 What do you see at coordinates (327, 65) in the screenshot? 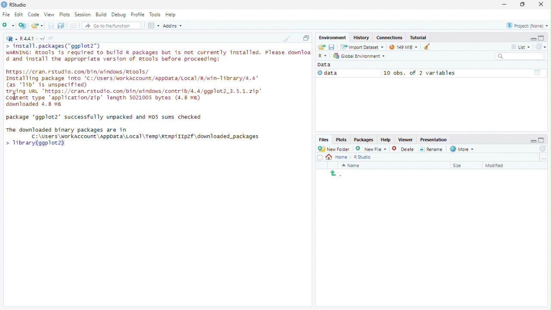
I see `Data` at bounding box center [327, 65].